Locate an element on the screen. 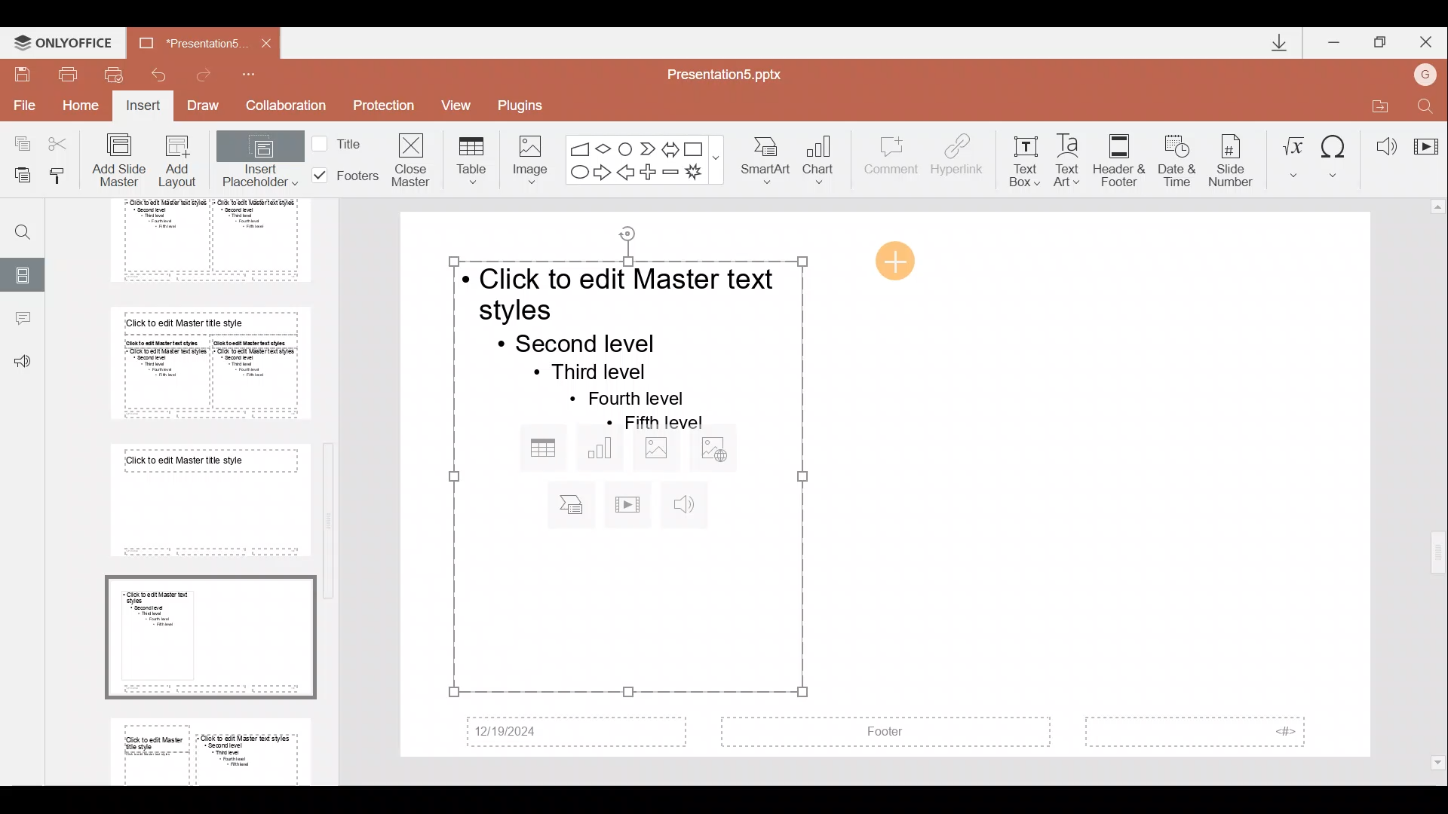 The height and width of the screenshot is (814, 1448). Insert placeholder is located at coordinates (259, 162).